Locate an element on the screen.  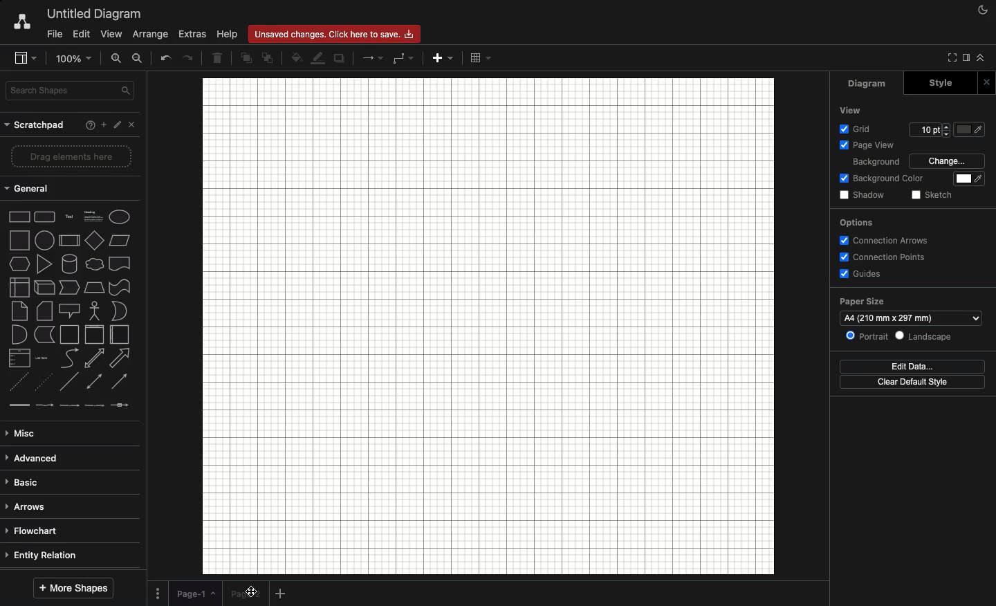
Help is located at coordinates (227, 35).